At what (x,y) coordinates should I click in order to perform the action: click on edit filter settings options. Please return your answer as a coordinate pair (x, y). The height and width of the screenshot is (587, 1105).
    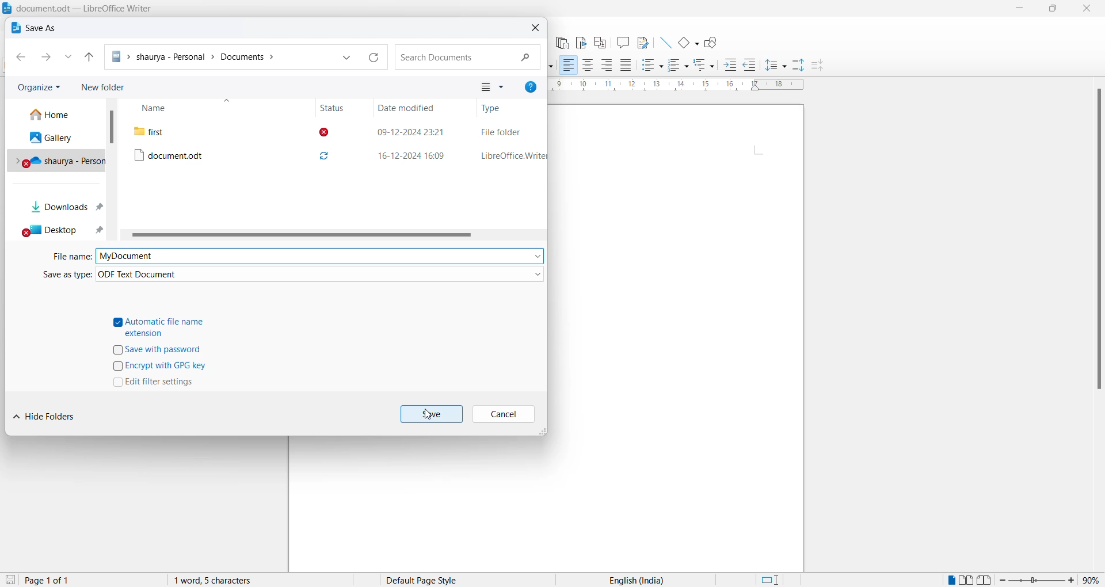
    Looking at the image, I should click on (157, 384).